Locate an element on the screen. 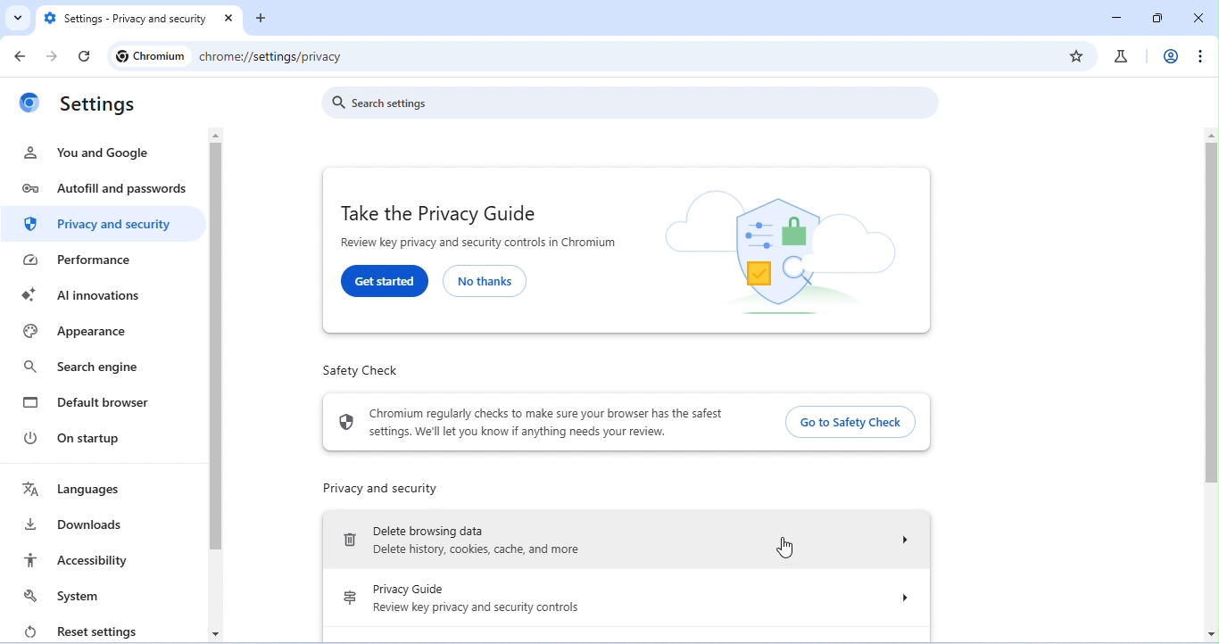  chromium is located at coordinates (150, 56).